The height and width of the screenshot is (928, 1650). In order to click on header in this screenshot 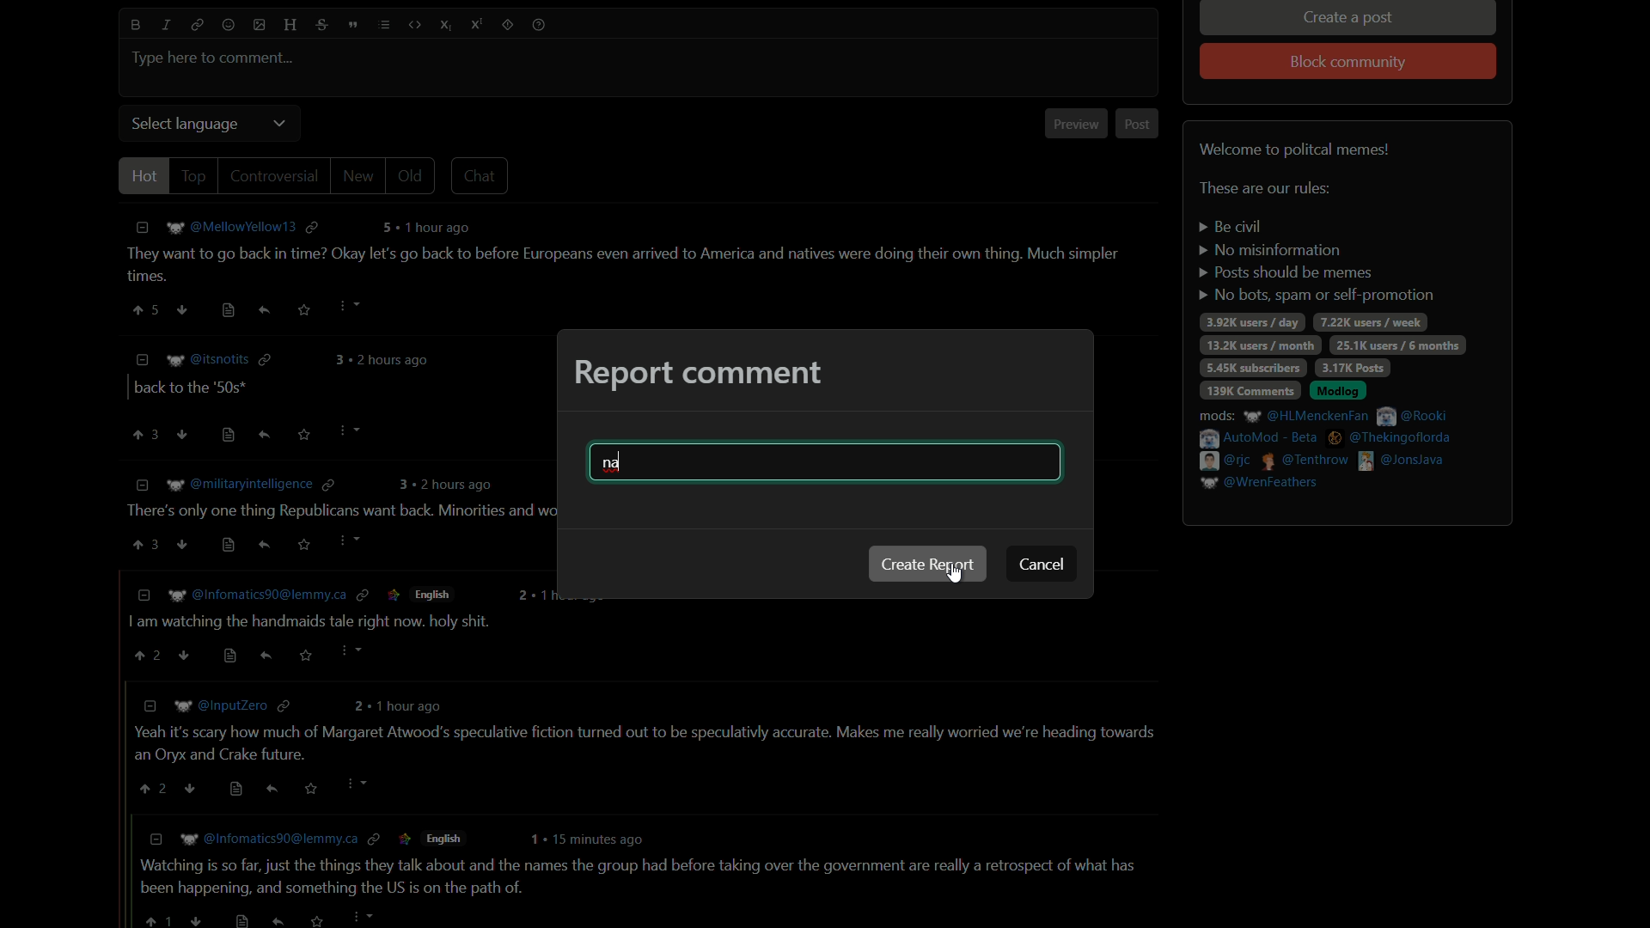, I will do `click(290, 26)`.